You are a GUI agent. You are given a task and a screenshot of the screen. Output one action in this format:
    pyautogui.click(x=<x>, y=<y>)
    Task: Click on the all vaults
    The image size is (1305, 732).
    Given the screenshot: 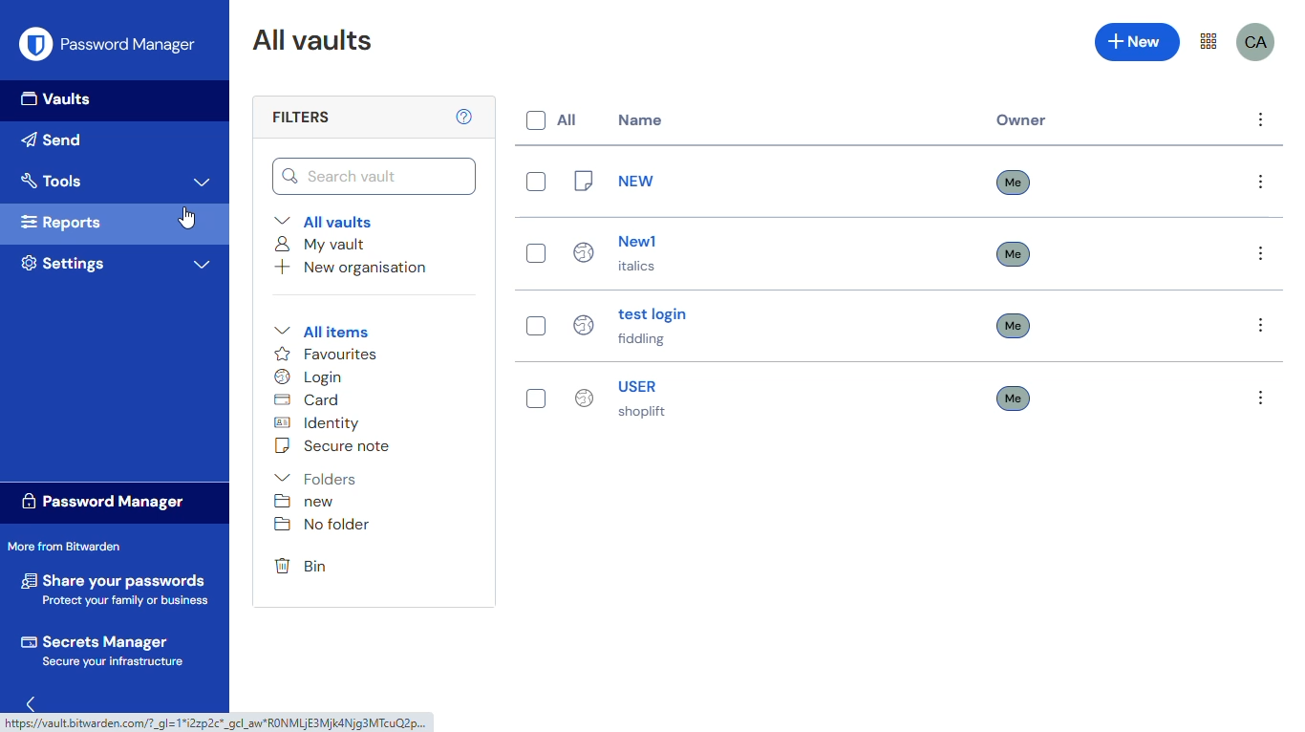 What is the action you would take?
    pyautogui.click(x=313, y=38)
    